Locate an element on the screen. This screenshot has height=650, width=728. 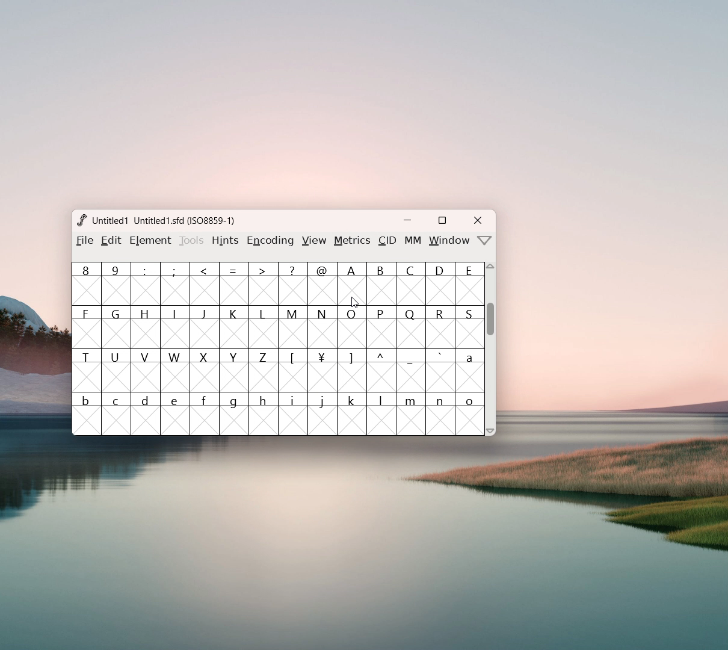
@ is located at coordinates (322, 284).